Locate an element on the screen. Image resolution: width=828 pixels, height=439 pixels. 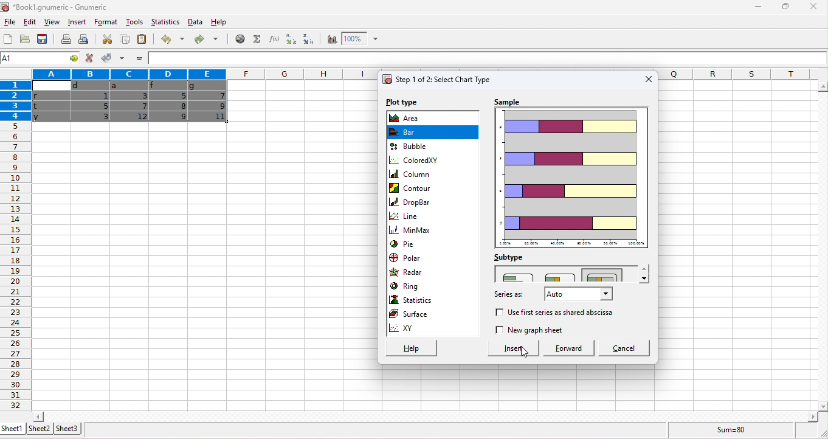
polar is located at coordinates (412, 258).